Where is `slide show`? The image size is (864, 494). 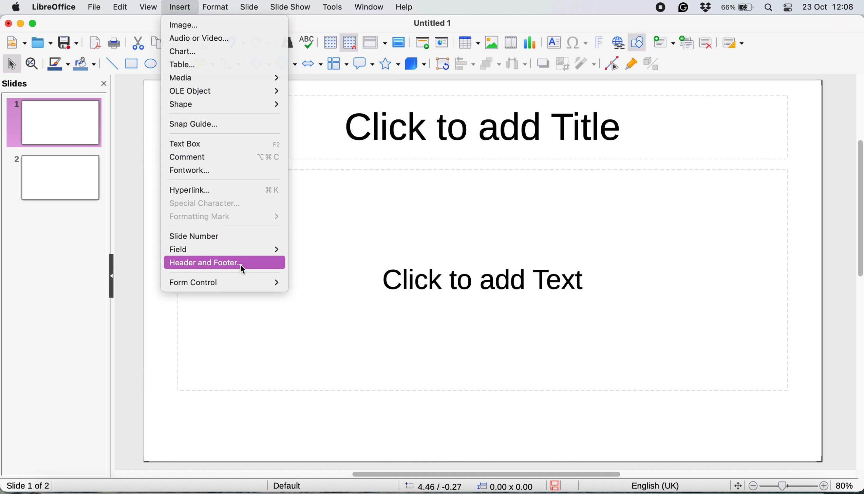
slide show is located at coordinates (291, 8).